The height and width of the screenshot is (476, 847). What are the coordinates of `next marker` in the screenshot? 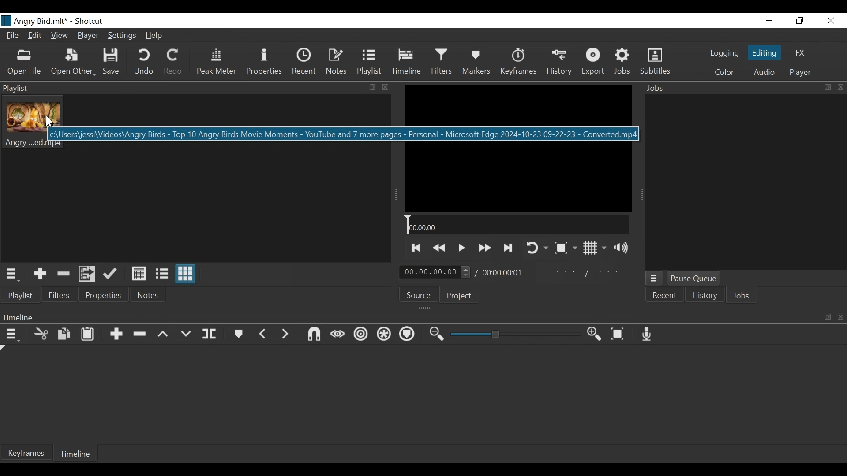 It's located at (285, 334).